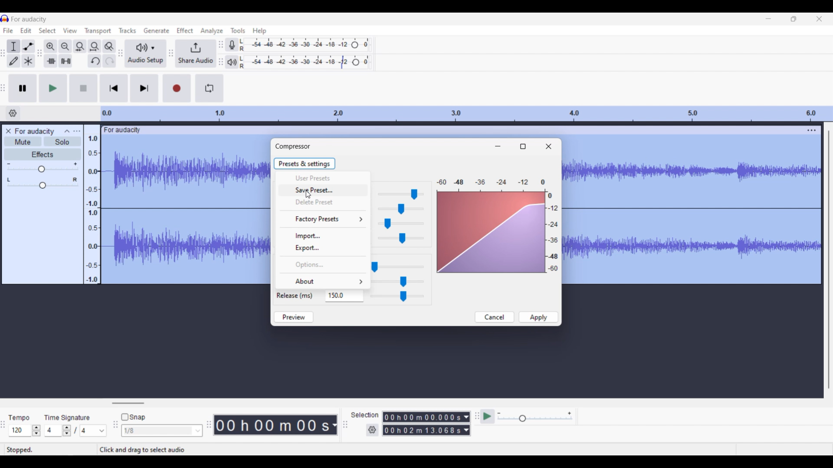 This screenshot has height=468, width=833. What do you see at coordinates (820, 19) in the screenshot?
I see `Close interface` at bounding box center [820, 19].